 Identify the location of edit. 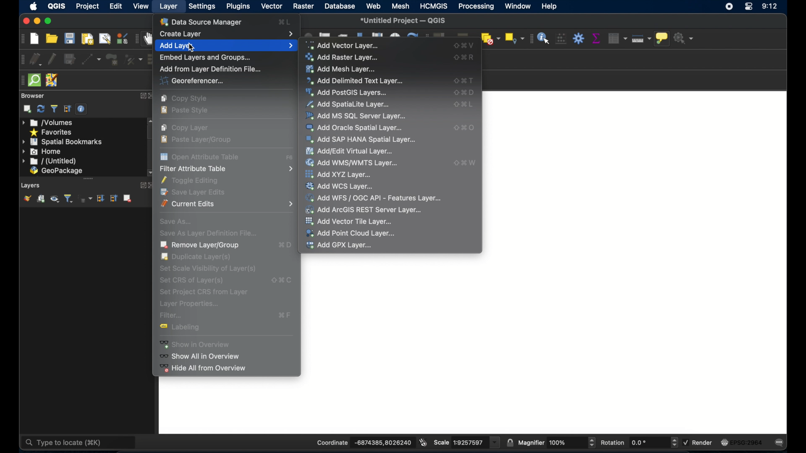
(116, 6).